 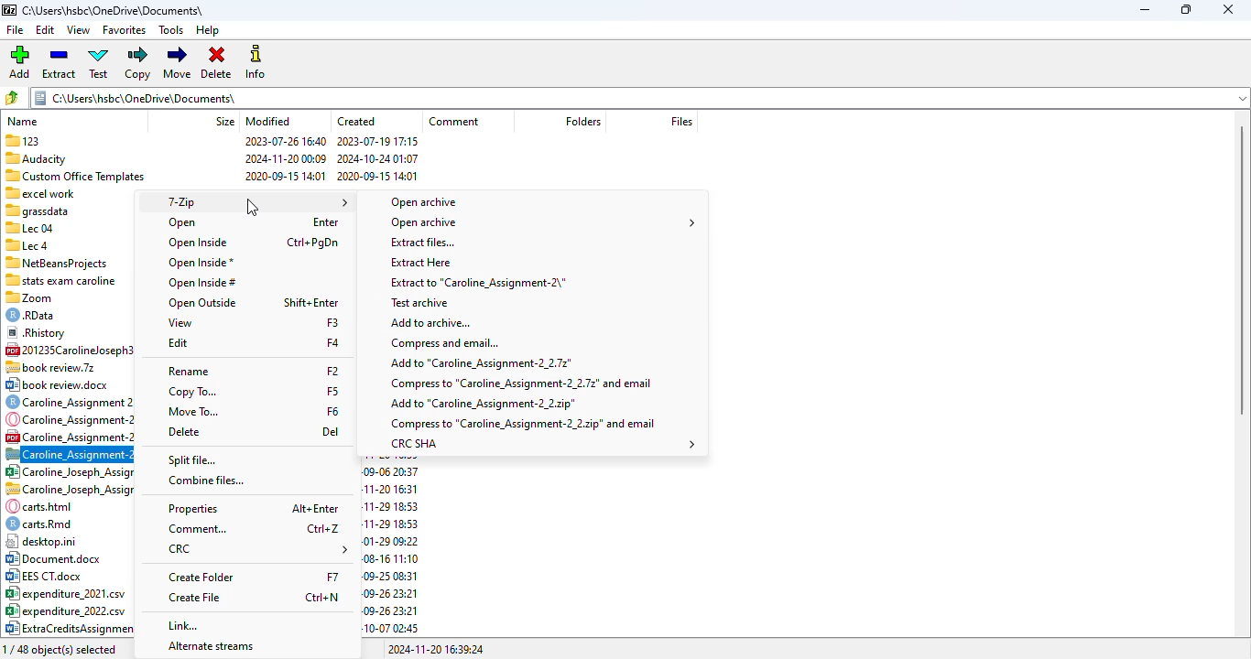 I want to click on test, so click(x=99, y=62).